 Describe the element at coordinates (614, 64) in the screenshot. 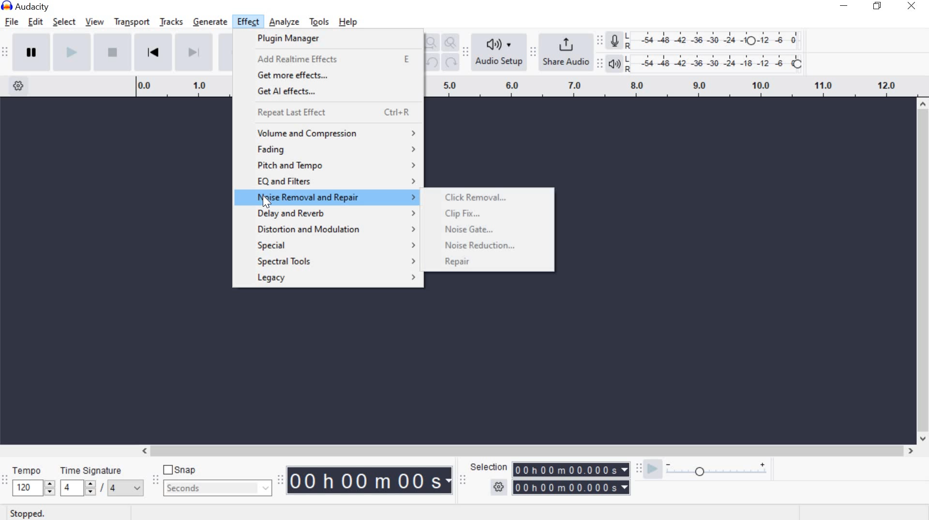

I see `Playback meter` at that location.